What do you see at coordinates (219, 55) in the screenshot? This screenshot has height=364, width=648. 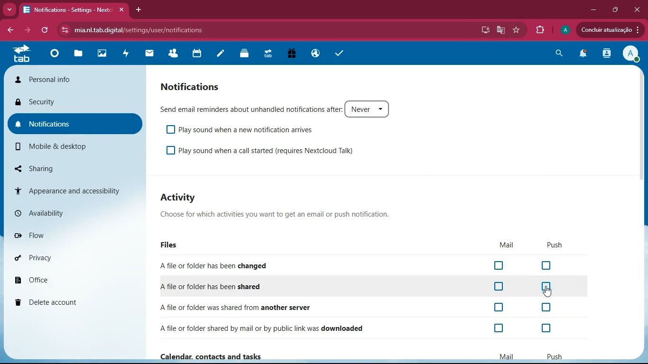 I see `notes` at bounding box center [219, 55].